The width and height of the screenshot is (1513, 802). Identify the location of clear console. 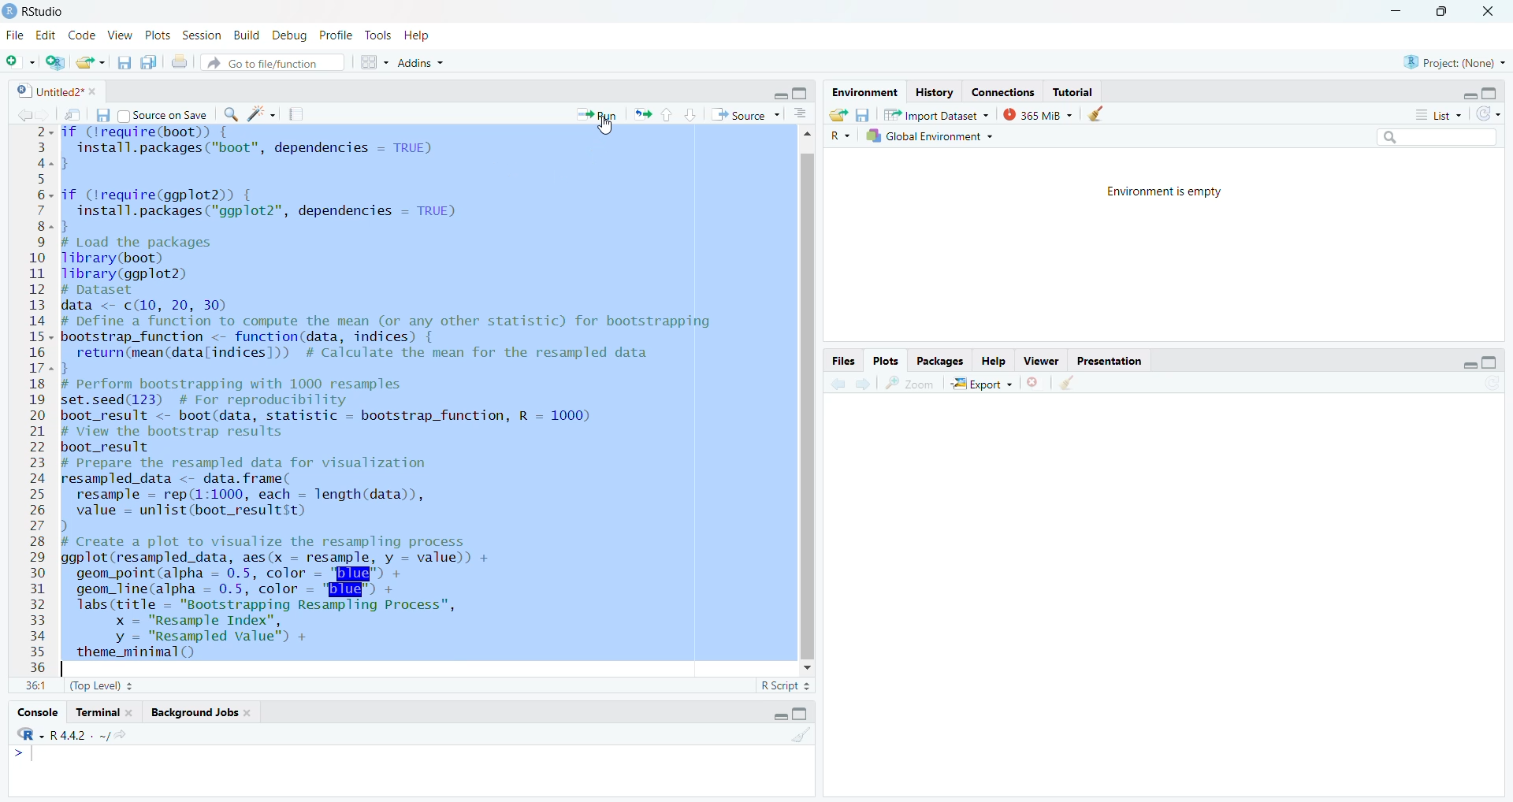
(803, 737).